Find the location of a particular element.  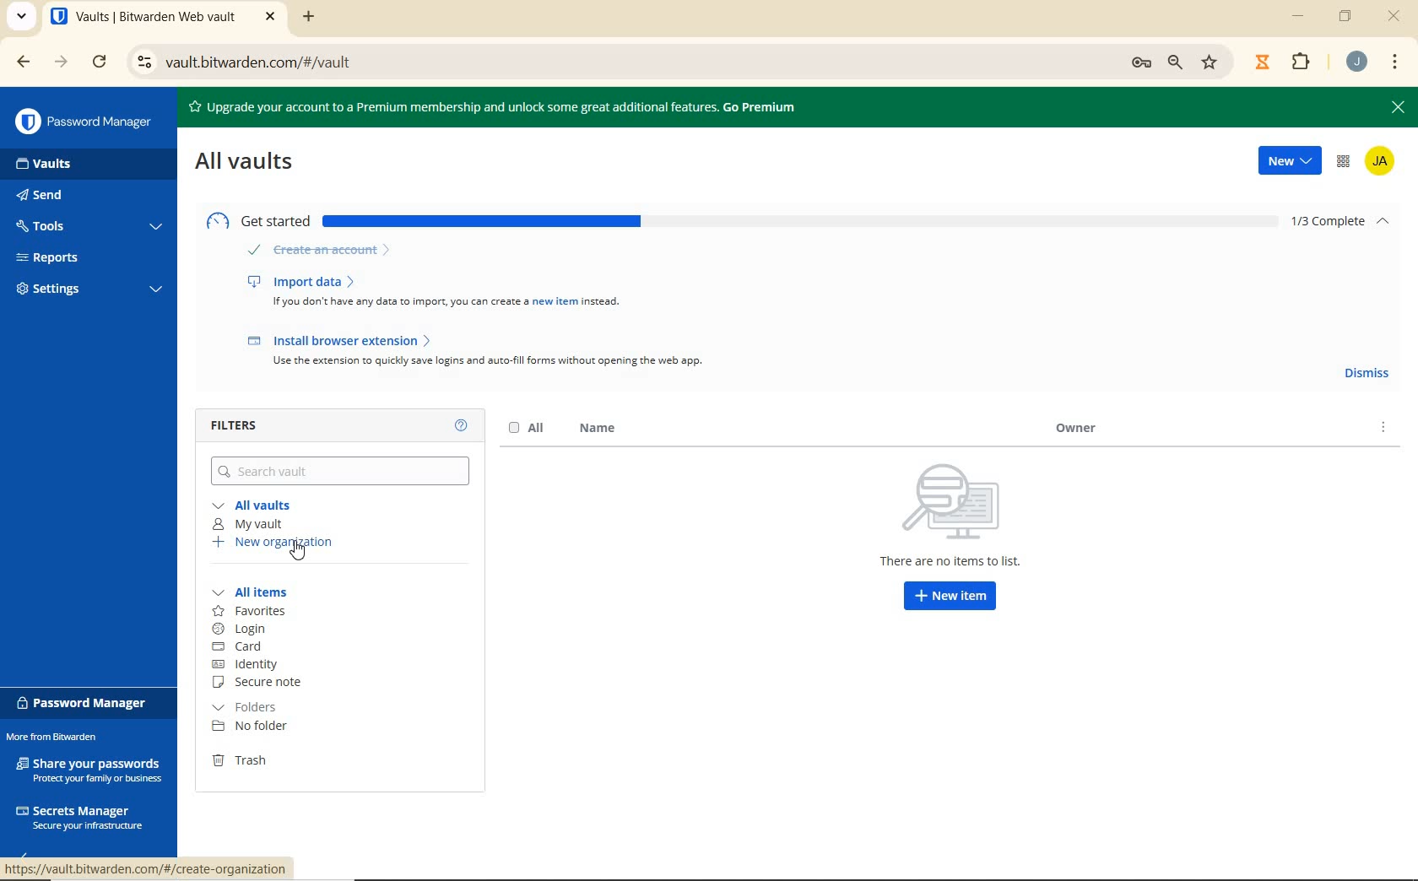

card is located at coordinates (241, 646).